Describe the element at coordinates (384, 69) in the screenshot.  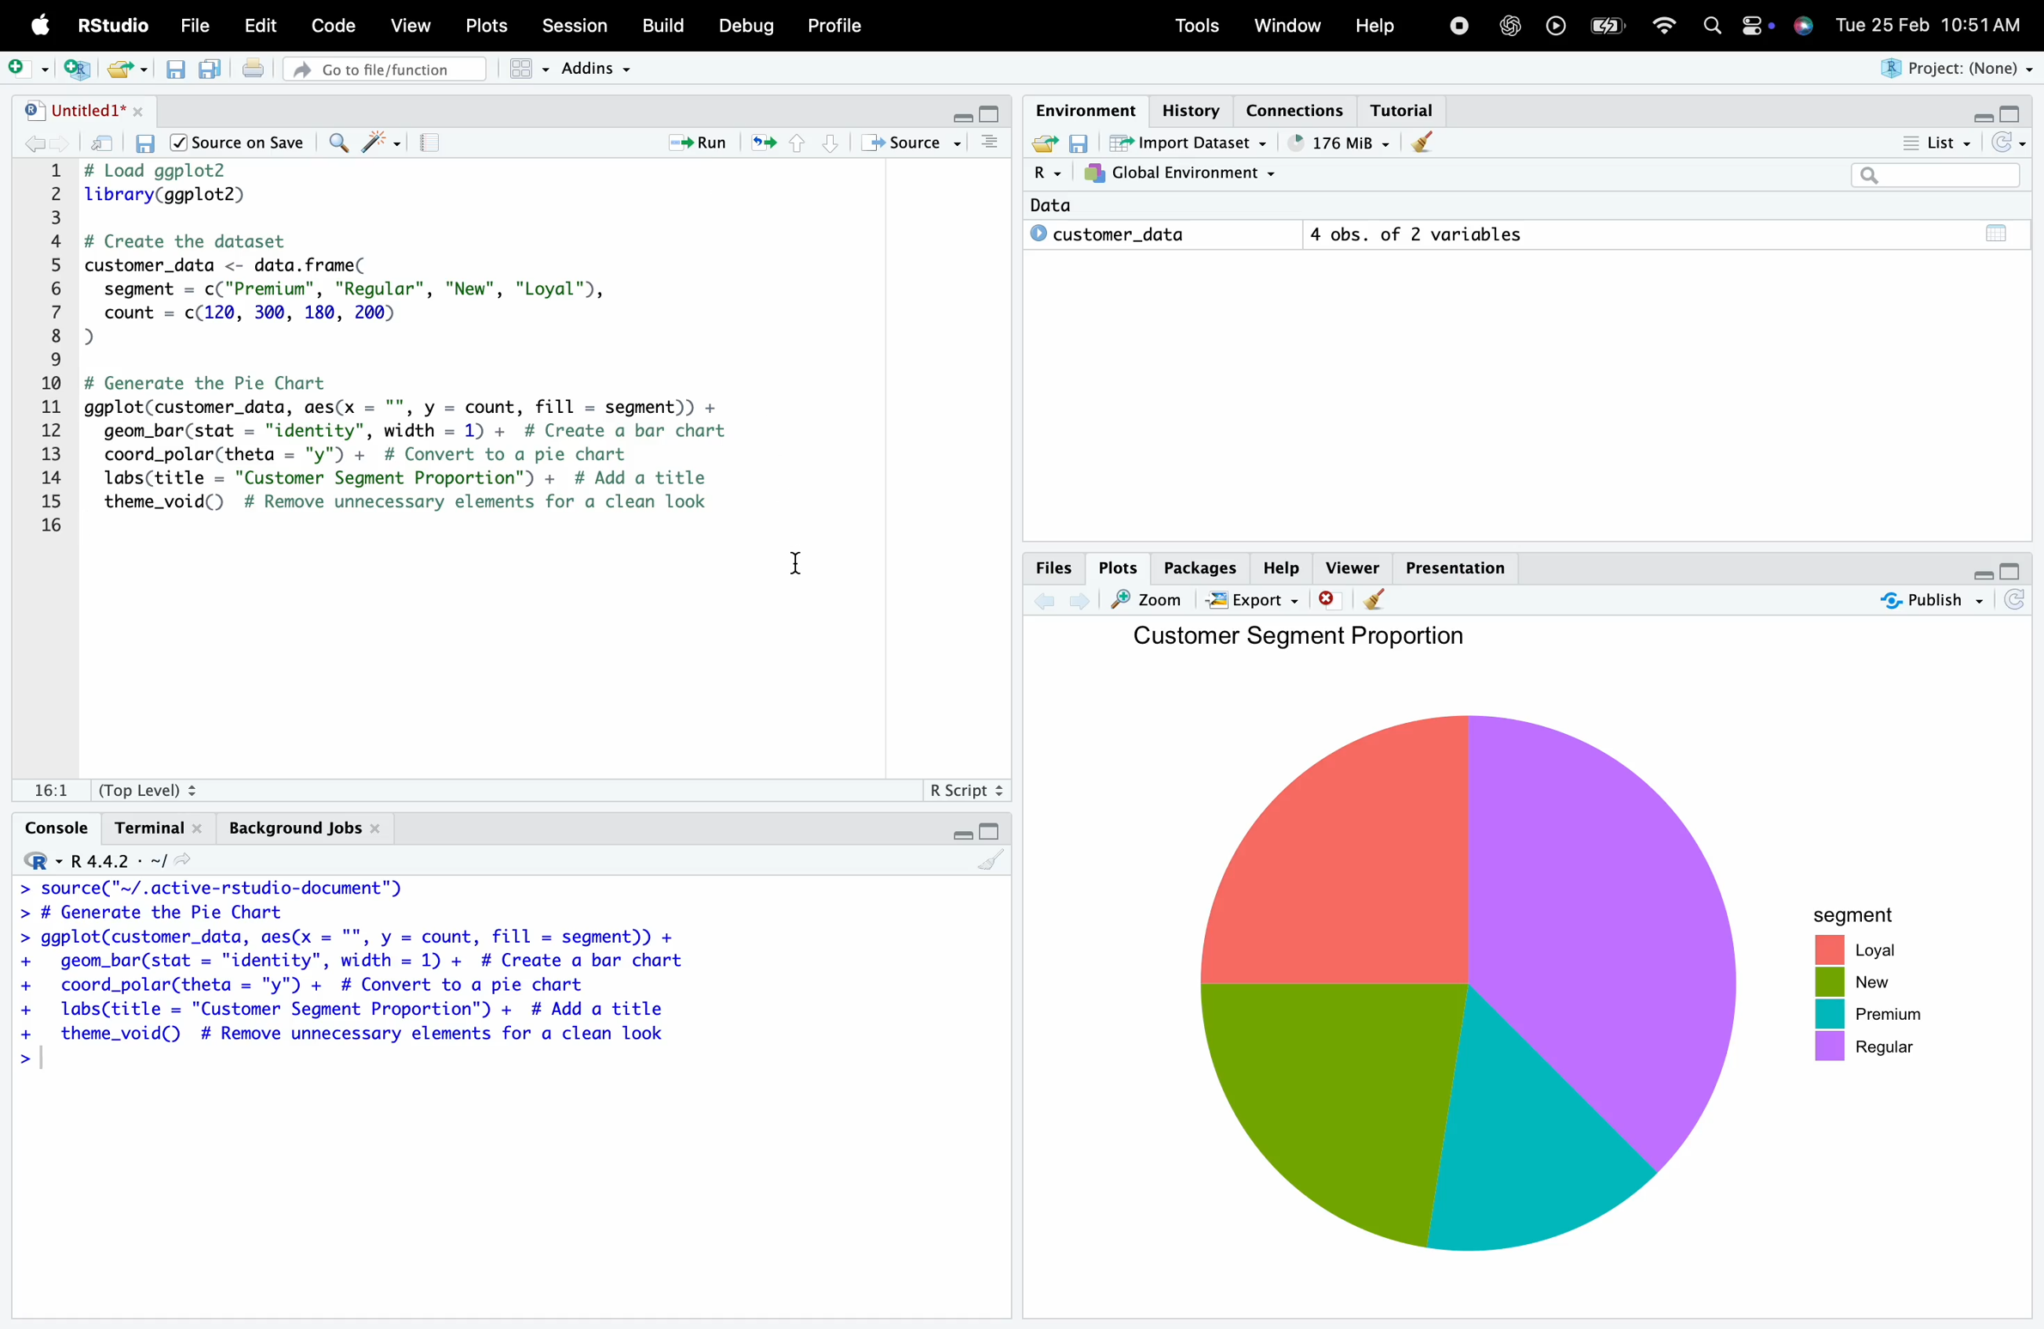
I see `» Go to file/function` at that location.